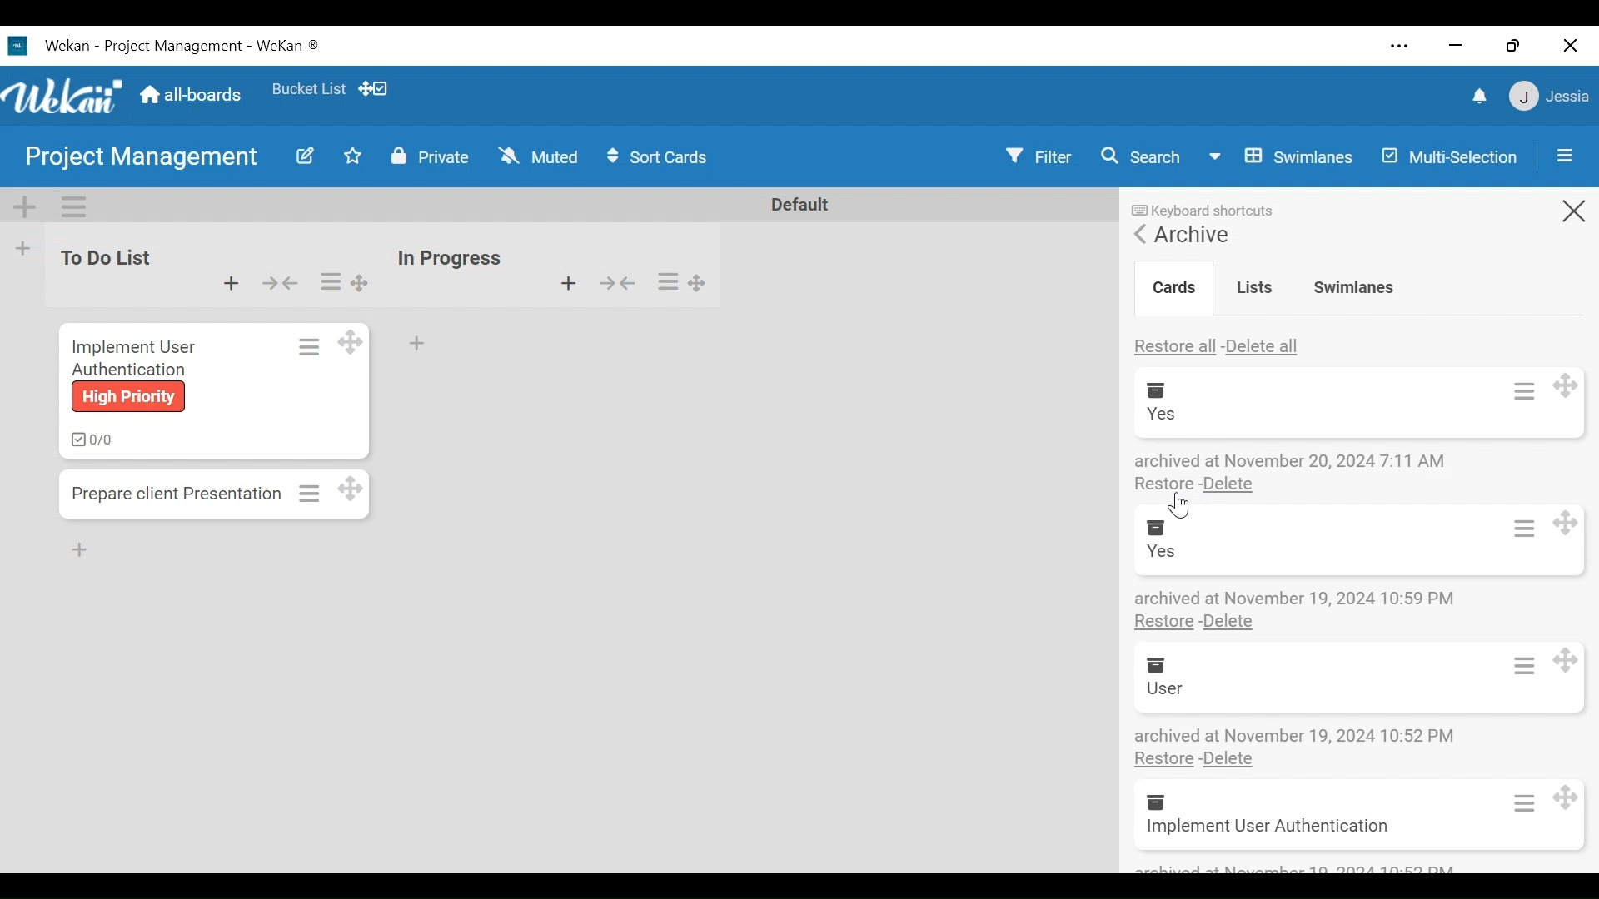  Describe the element at coordinates (306, 86) in the screenshot. I see `favorites` at that location.